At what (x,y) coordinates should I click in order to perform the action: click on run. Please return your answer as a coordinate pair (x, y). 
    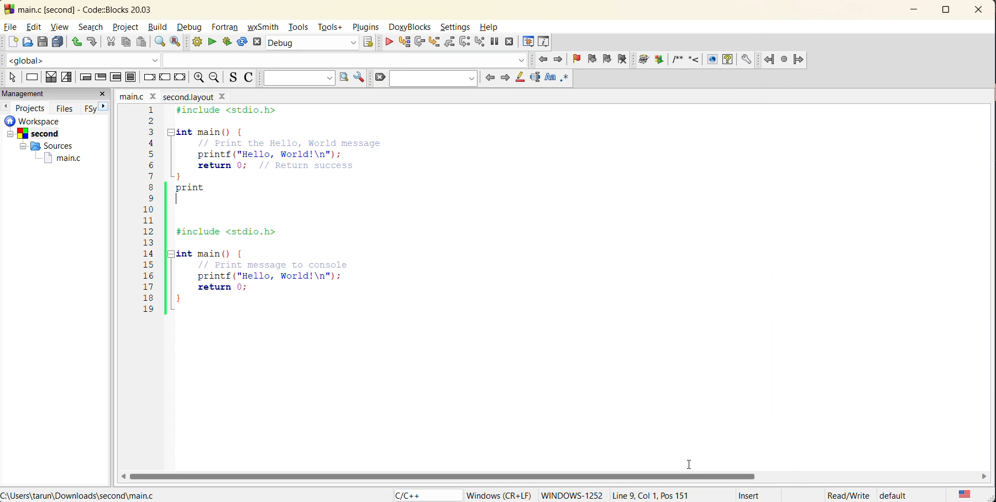
    Looking at the image, I should click on (212, 41).